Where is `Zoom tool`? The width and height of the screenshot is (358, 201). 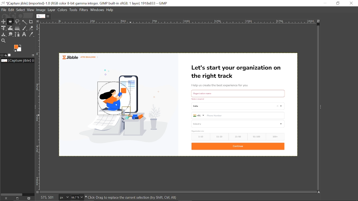
Zoom tool is located at coordinates (3, 40).